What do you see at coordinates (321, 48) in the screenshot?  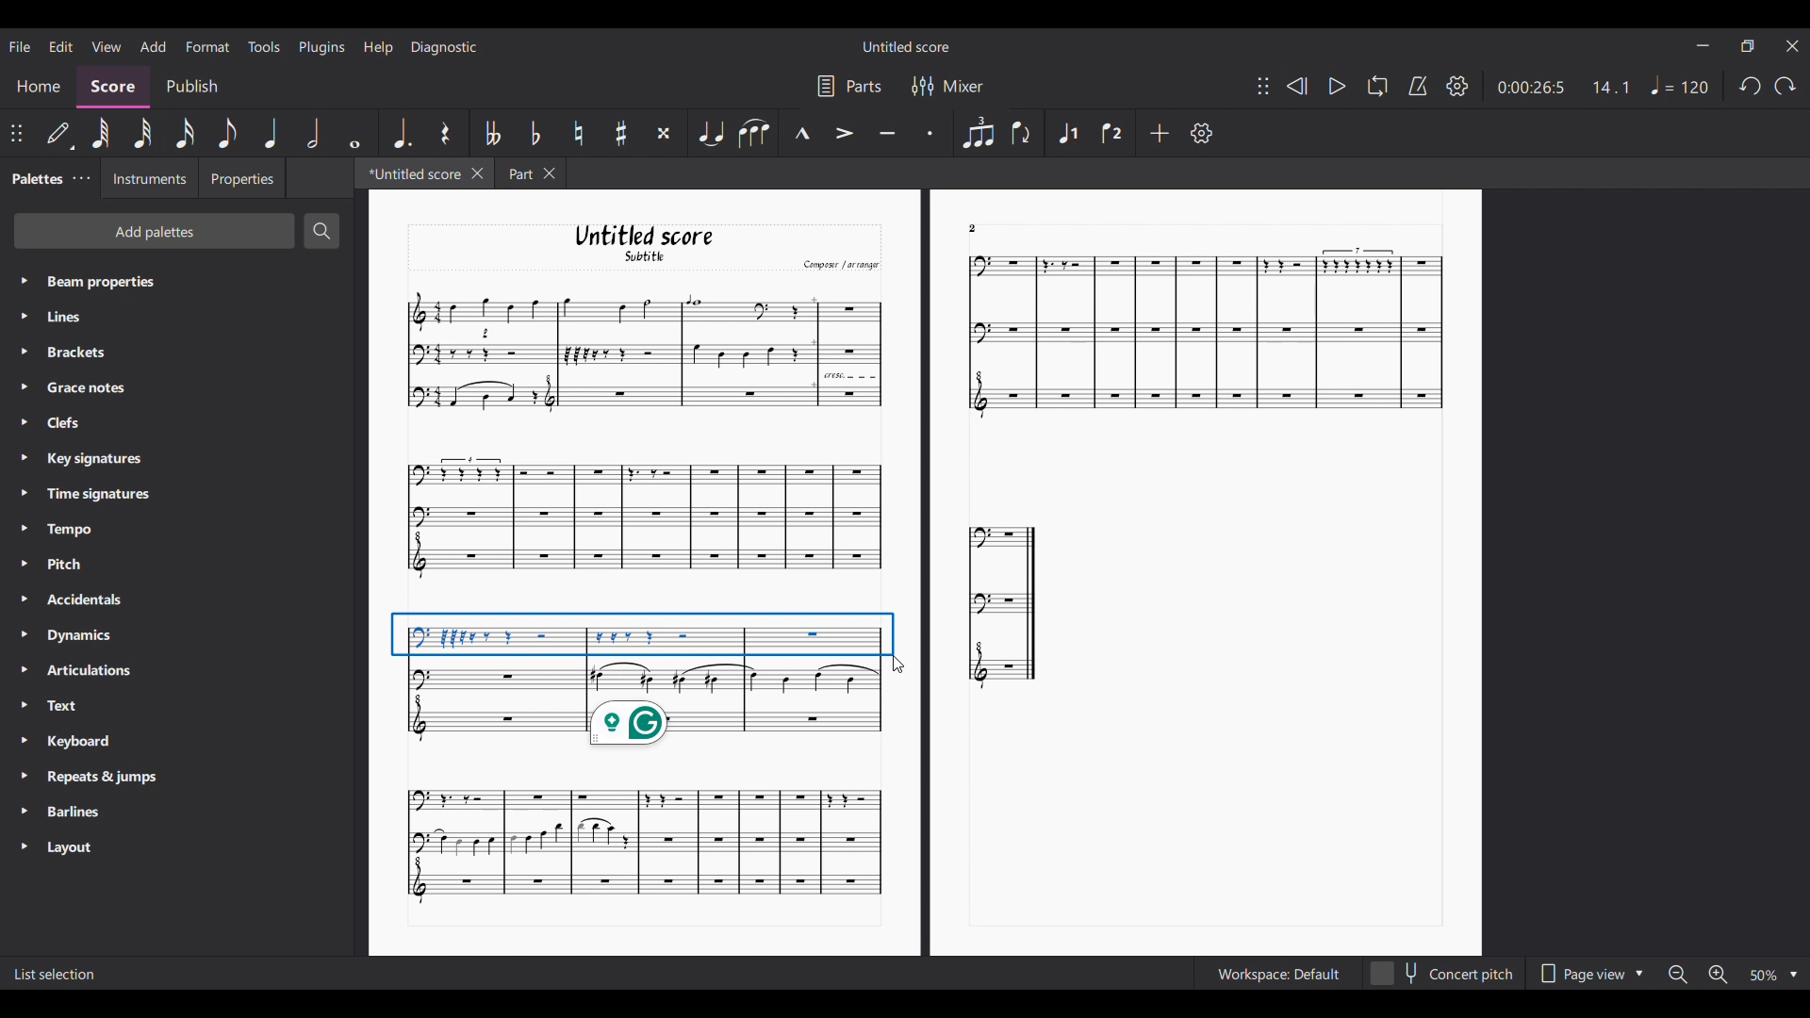 I see `Plugins menu` at bounding box center [321, 48].